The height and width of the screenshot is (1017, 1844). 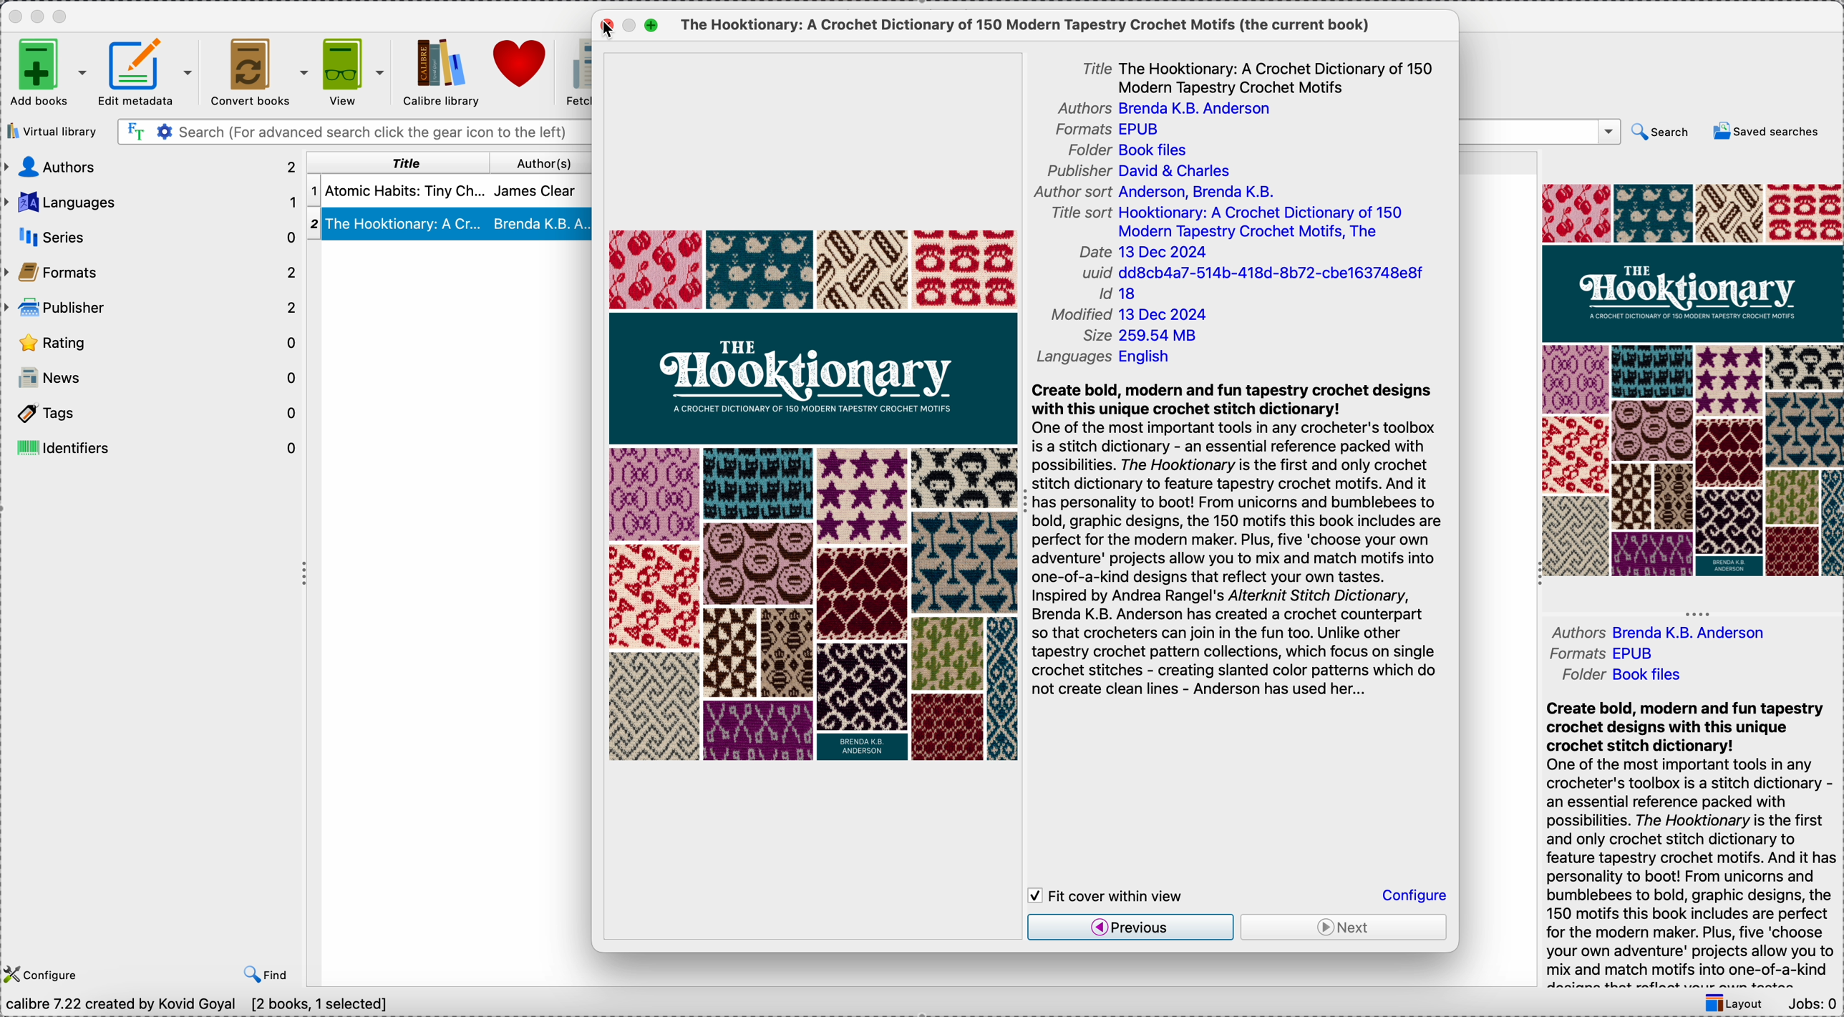 What do you see at coordinates (1110, 130) in the screenshot?
I see `formats EPUB` at bounding box center [1110, 130].